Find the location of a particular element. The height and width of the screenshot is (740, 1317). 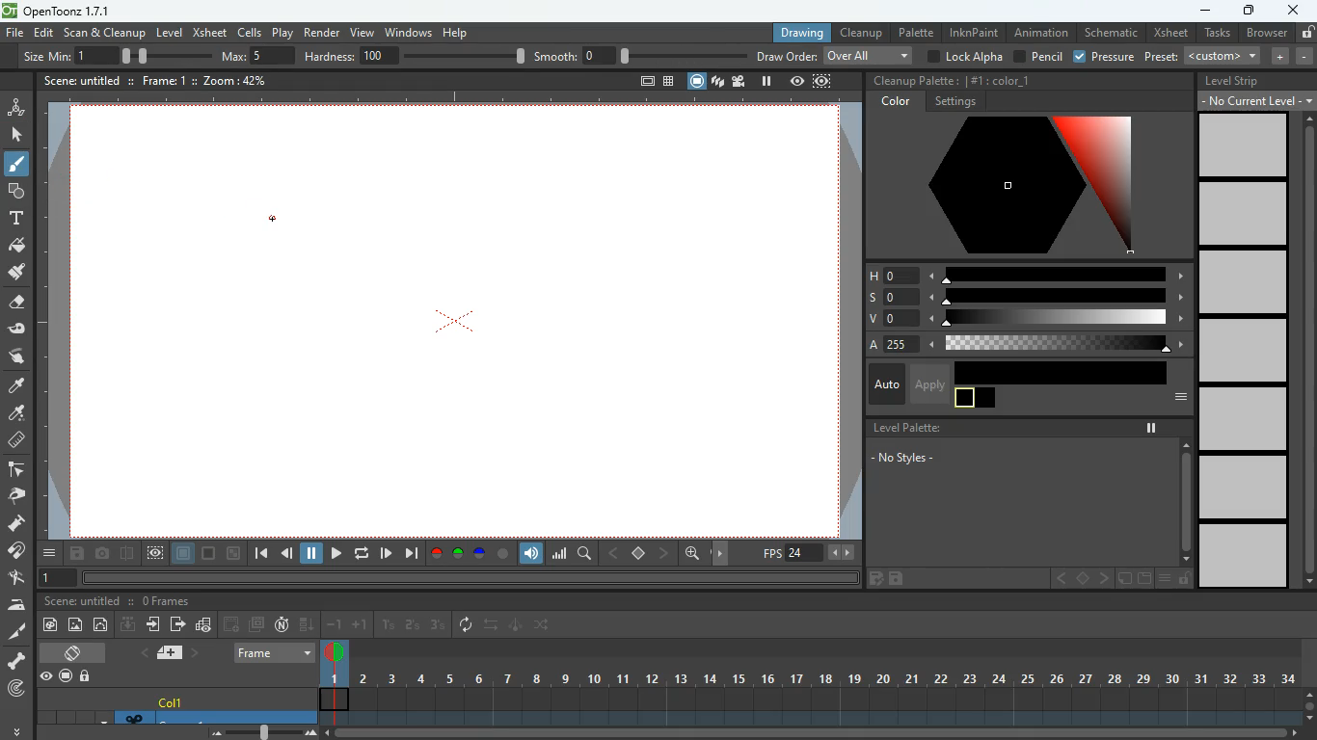

level is located at coordinates (169, 33).